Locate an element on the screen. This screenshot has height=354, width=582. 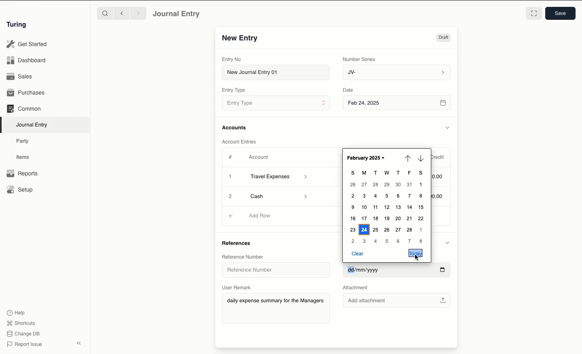
Reference Date is located at coordinates (397, 271).